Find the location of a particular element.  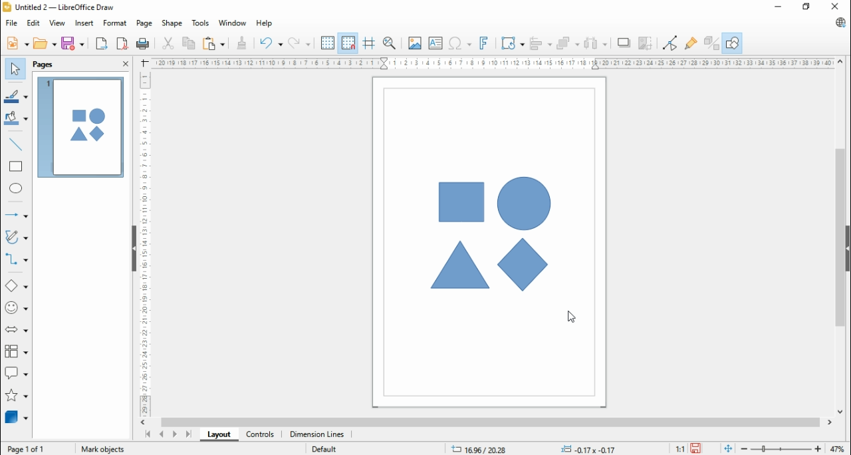

toggle extrusions is located at coordinates (711, 42).